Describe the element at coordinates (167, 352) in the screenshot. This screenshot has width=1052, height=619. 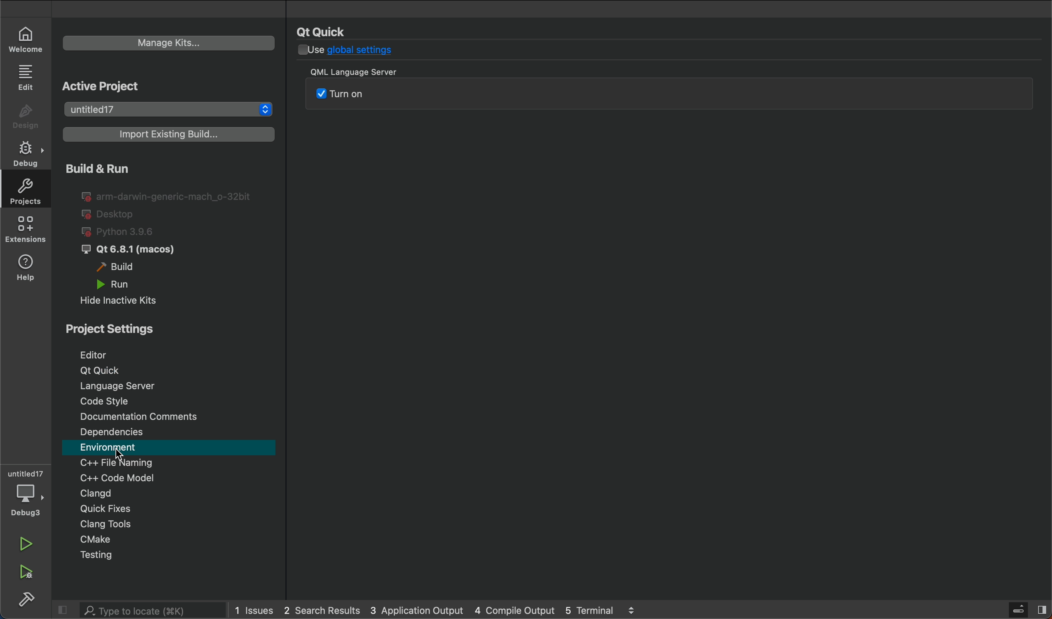
I see `editor` at that location.